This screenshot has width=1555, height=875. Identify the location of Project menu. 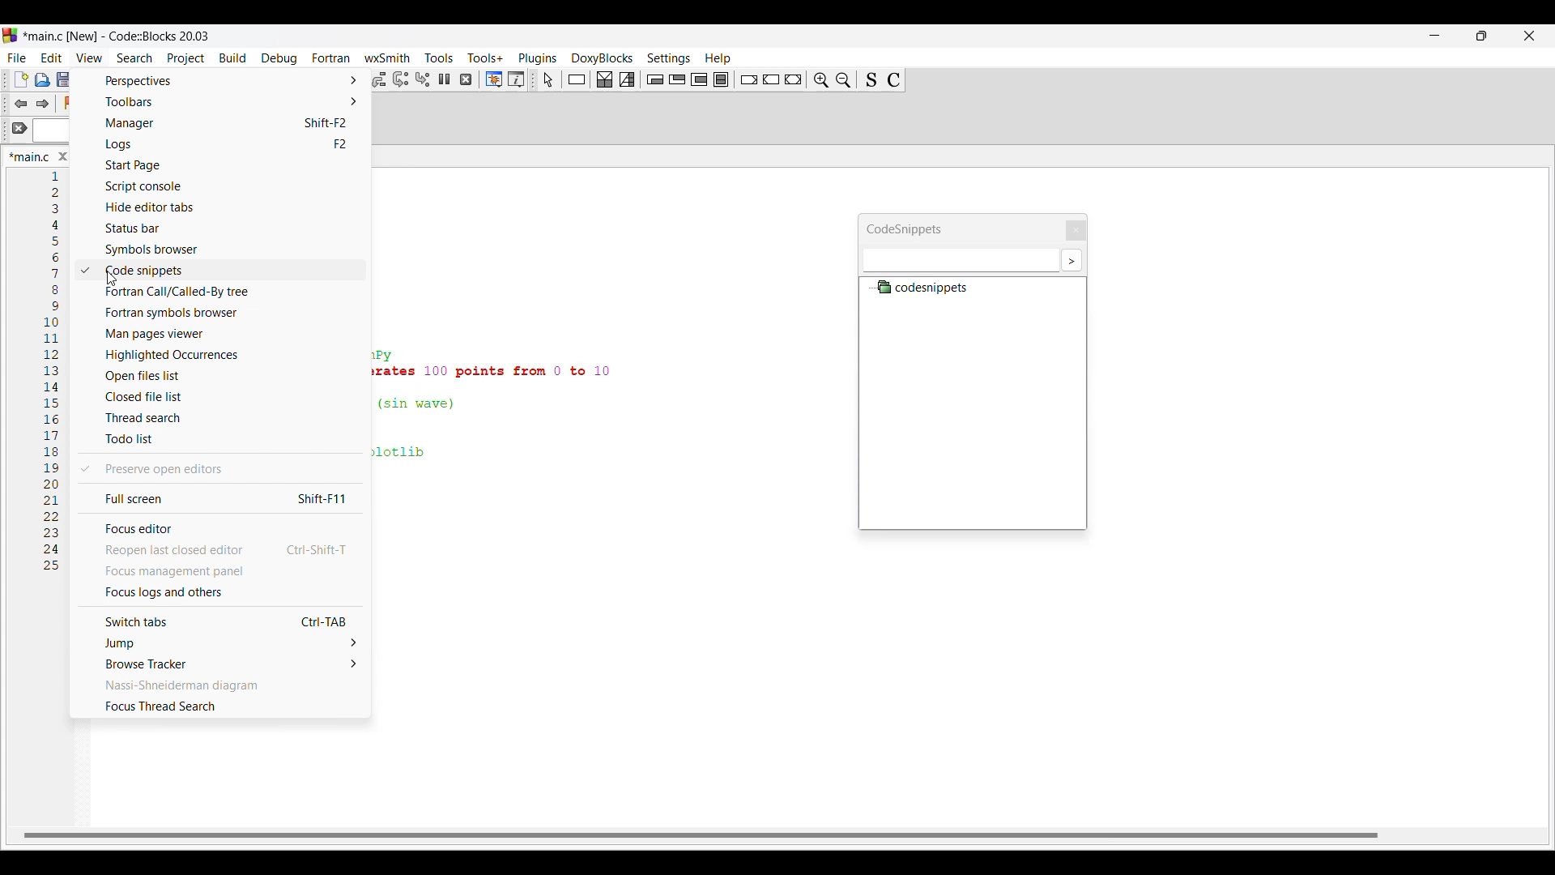
(186, 58).